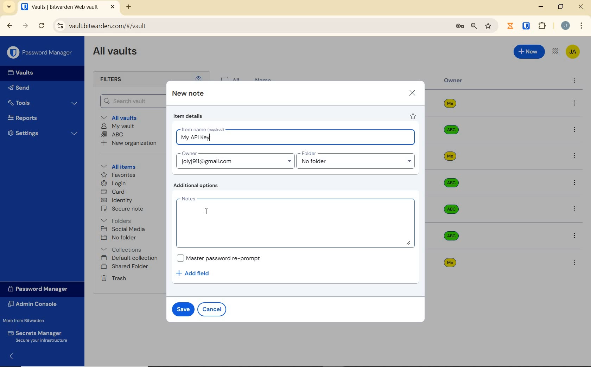 The width and height of the screenshot is (591, 367). I want to click on Admin Console, so click(35, 304).